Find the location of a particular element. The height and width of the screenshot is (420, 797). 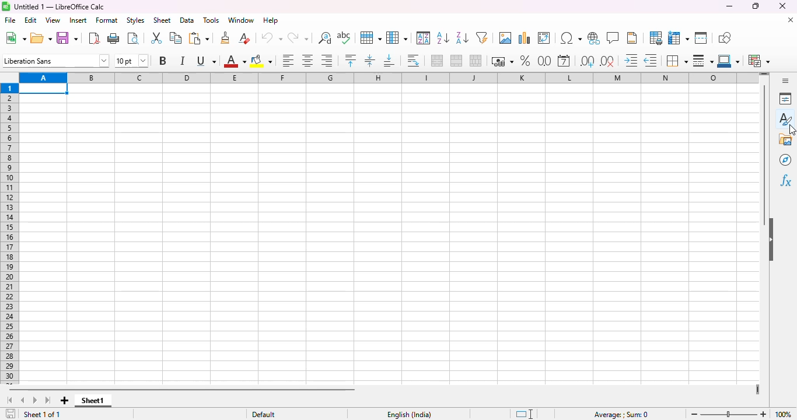

close document is located at coordinates (790, 19).